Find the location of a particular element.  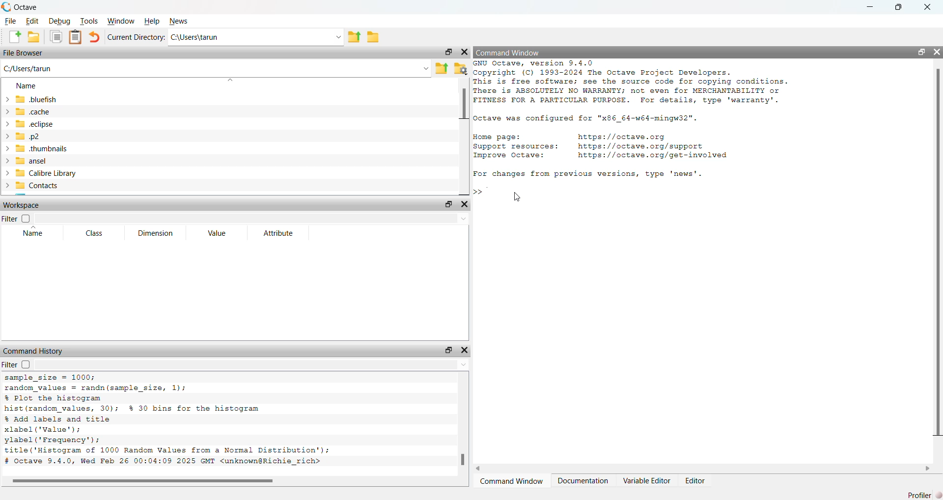

Name is located at coordinates (32, 232).